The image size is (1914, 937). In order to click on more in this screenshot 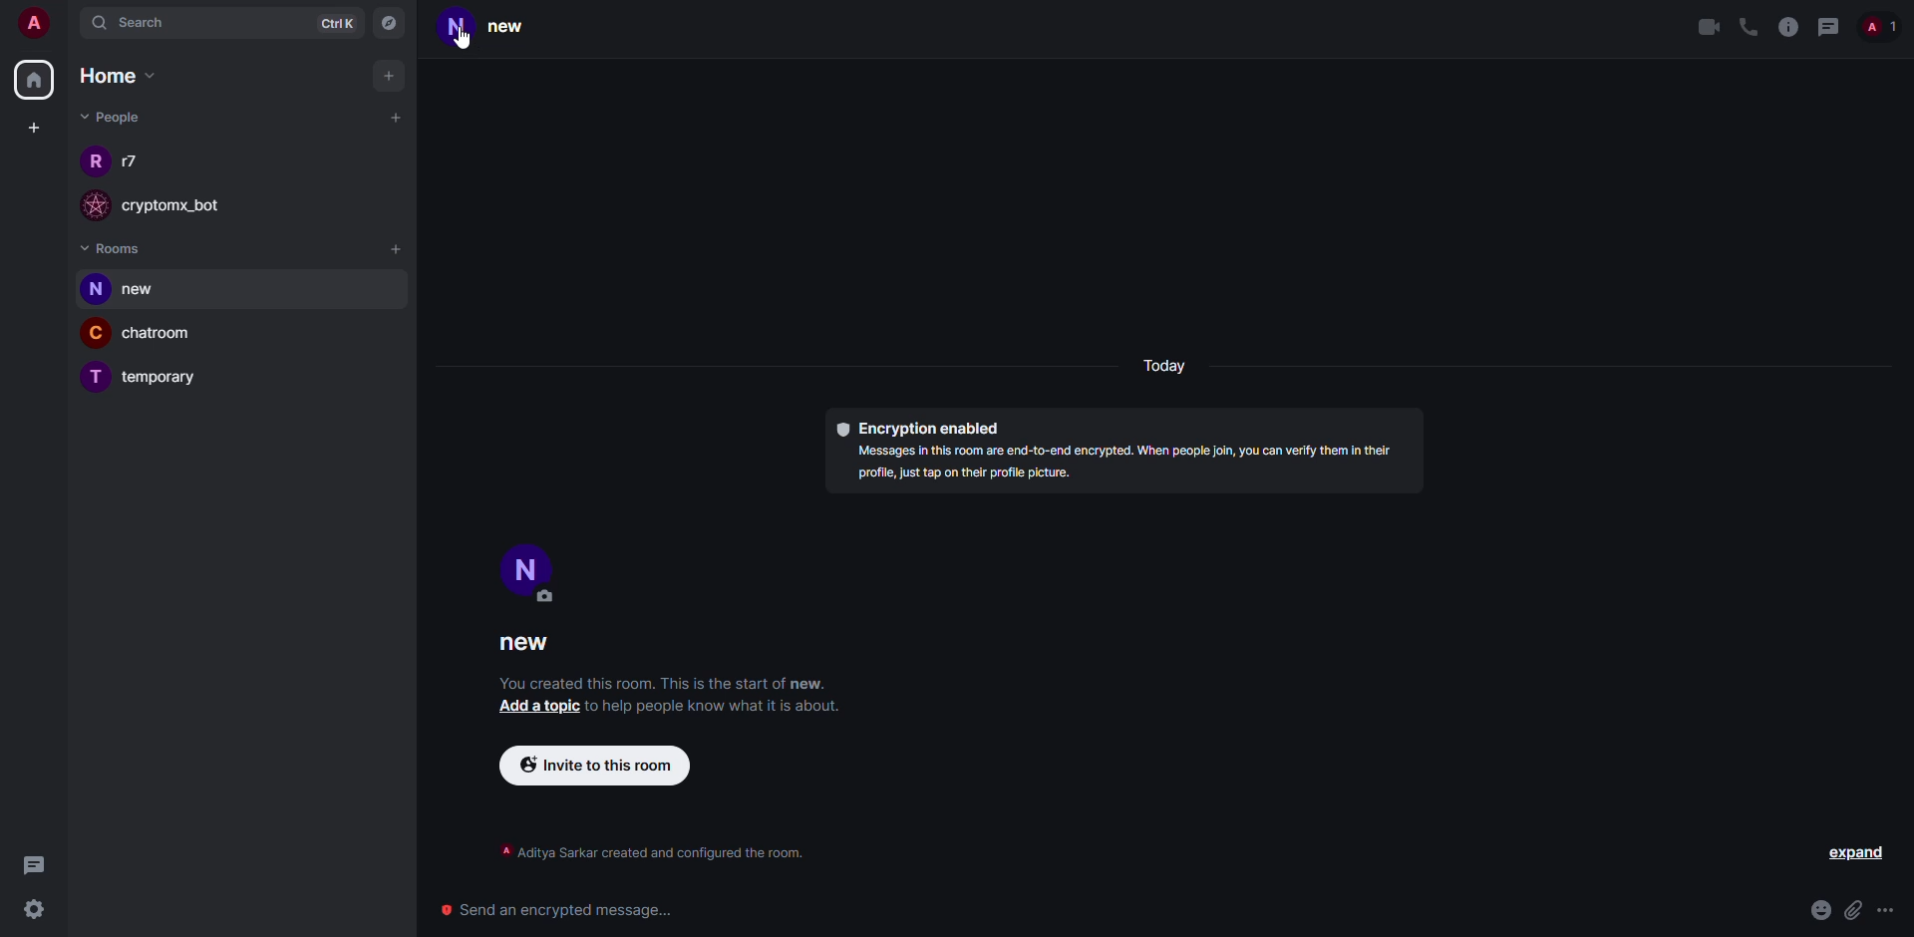, I will do `click(1888, 911)`.